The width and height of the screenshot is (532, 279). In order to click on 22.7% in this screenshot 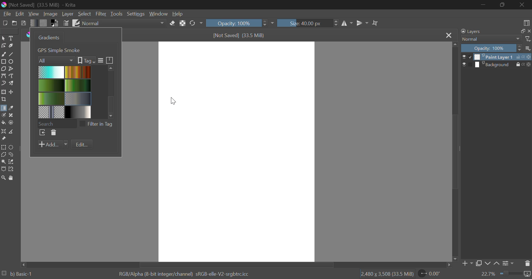, I will do `click(506, 274)`.